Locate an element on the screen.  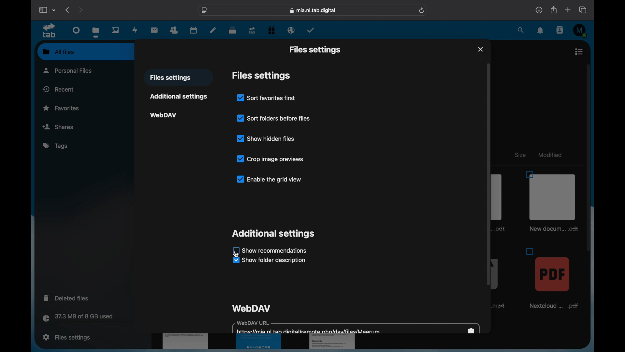
activity is located at coordinates (135, 30).